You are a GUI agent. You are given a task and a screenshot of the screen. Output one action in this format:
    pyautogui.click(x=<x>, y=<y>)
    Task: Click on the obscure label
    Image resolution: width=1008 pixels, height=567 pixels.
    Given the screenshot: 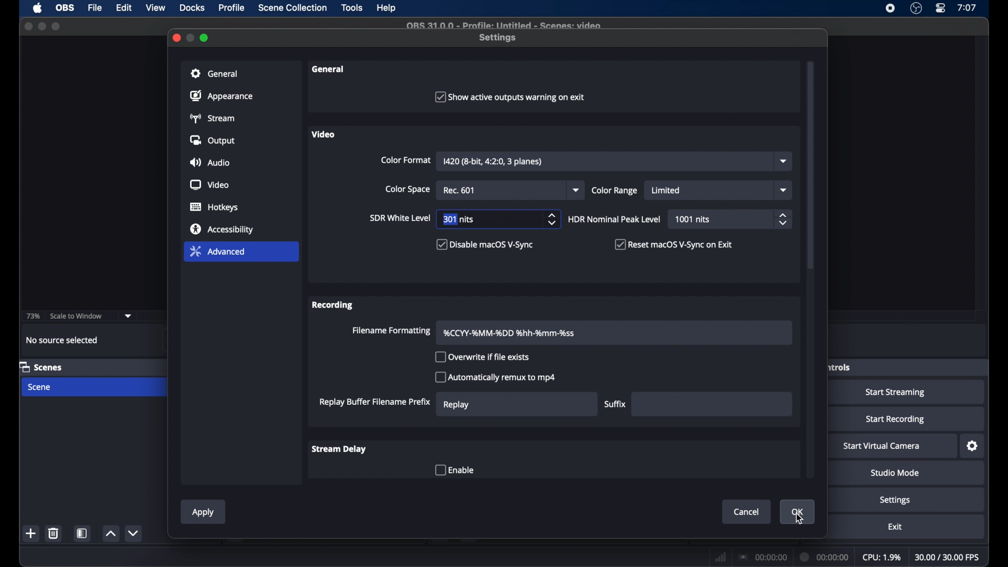 What is the action you would take?
    pyautogui.click(x=841, y=367)
    